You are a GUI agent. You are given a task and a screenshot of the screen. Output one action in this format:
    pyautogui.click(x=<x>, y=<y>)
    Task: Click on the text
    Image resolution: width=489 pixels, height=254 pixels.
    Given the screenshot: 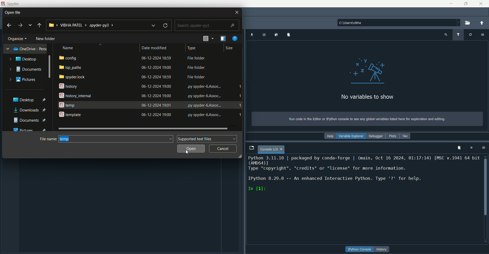 What is the action you would take?
    pyautogui.click(x=196, y=78)
    